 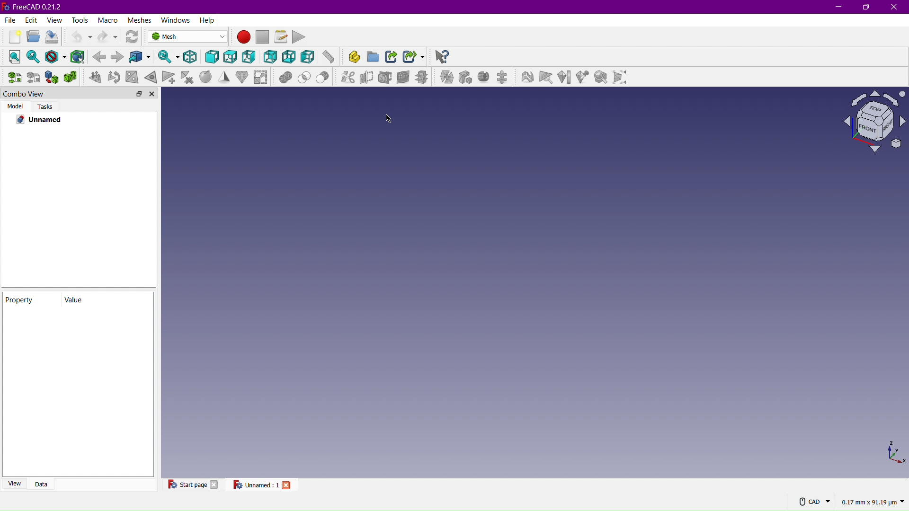 What do you see at coordinates (838, 7) in the screenshot?
I see `Minimize` at bounding box center [838, 7].